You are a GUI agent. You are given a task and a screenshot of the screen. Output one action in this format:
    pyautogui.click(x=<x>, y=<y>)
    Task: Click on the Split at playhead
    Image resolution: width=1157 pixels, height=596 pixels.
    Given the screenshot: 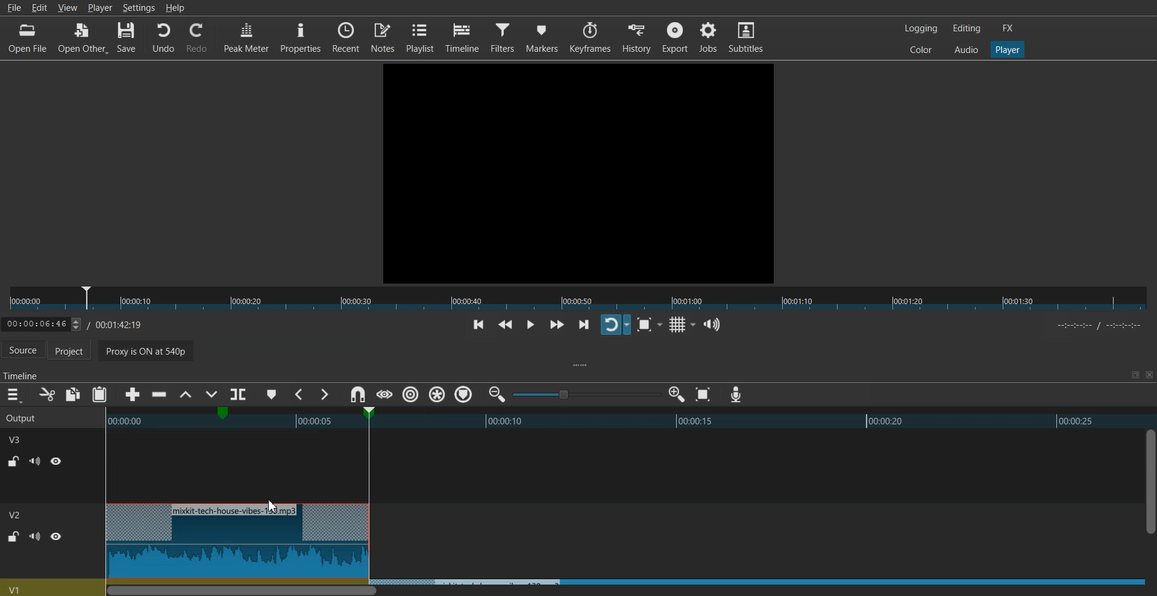 What is the action you would take?
    pyautogui.click(x=240, y=392)
    